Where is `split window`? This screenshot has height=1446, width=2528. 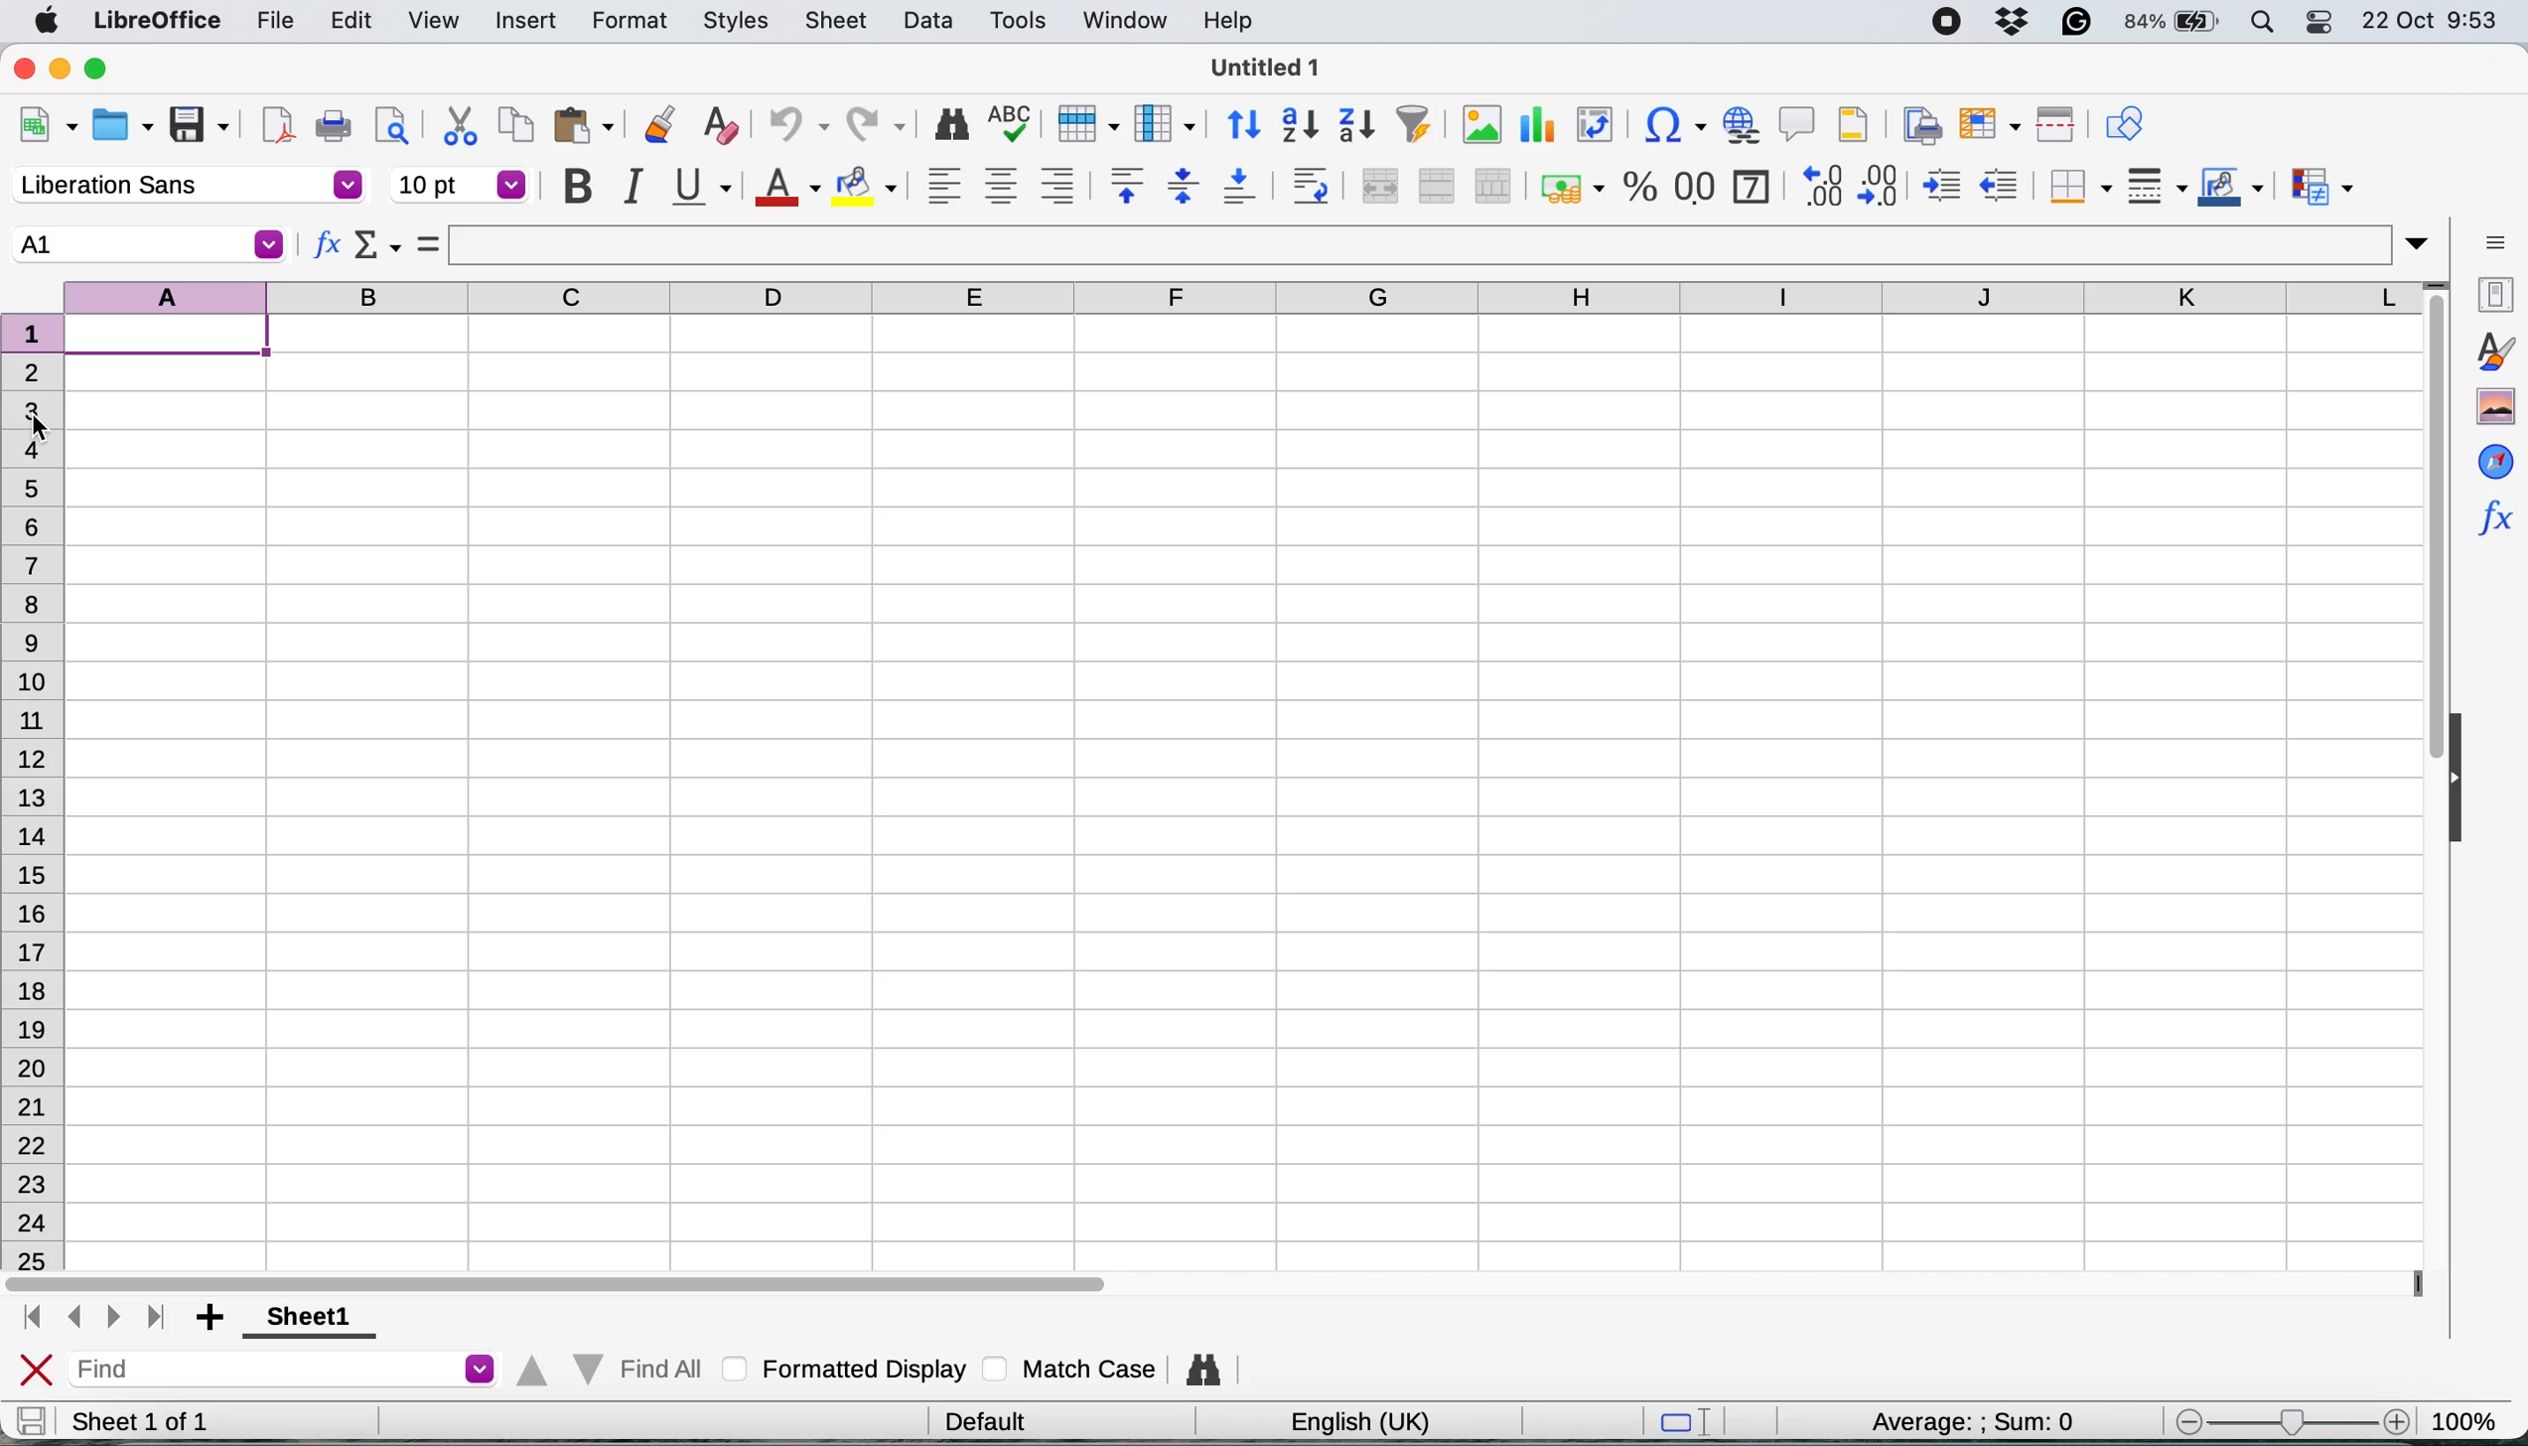
split window is located at coordinates (2051, 125).